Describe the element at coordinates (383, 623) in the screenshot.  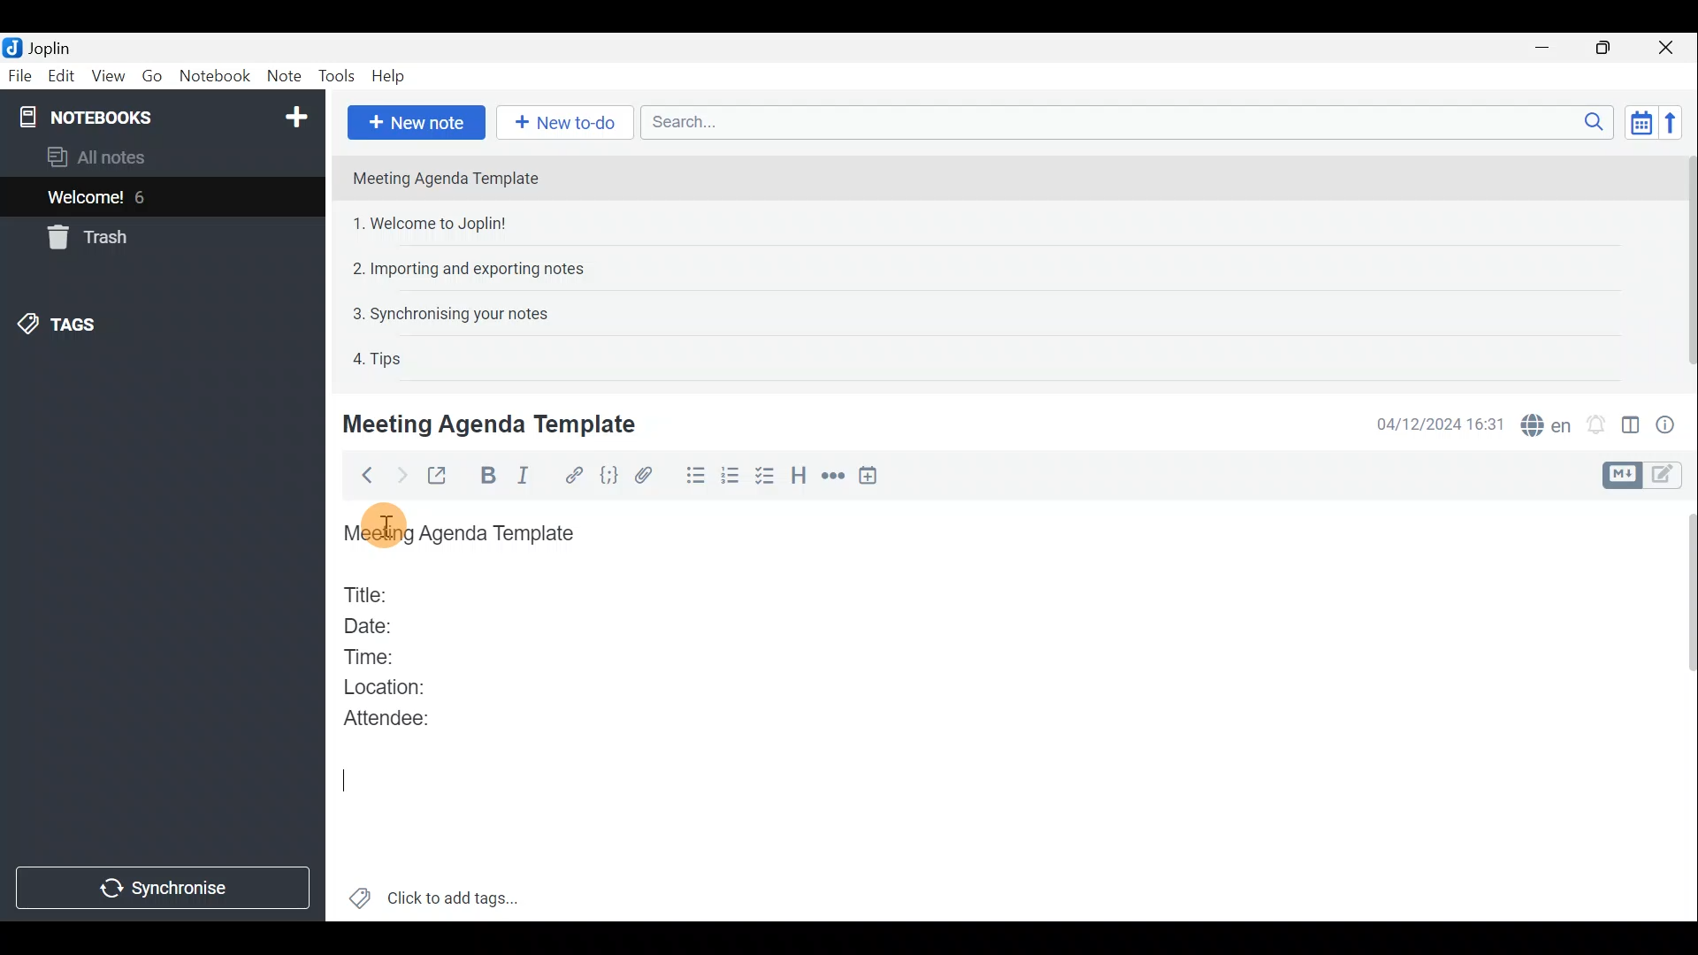
I see `Date:` at that location.